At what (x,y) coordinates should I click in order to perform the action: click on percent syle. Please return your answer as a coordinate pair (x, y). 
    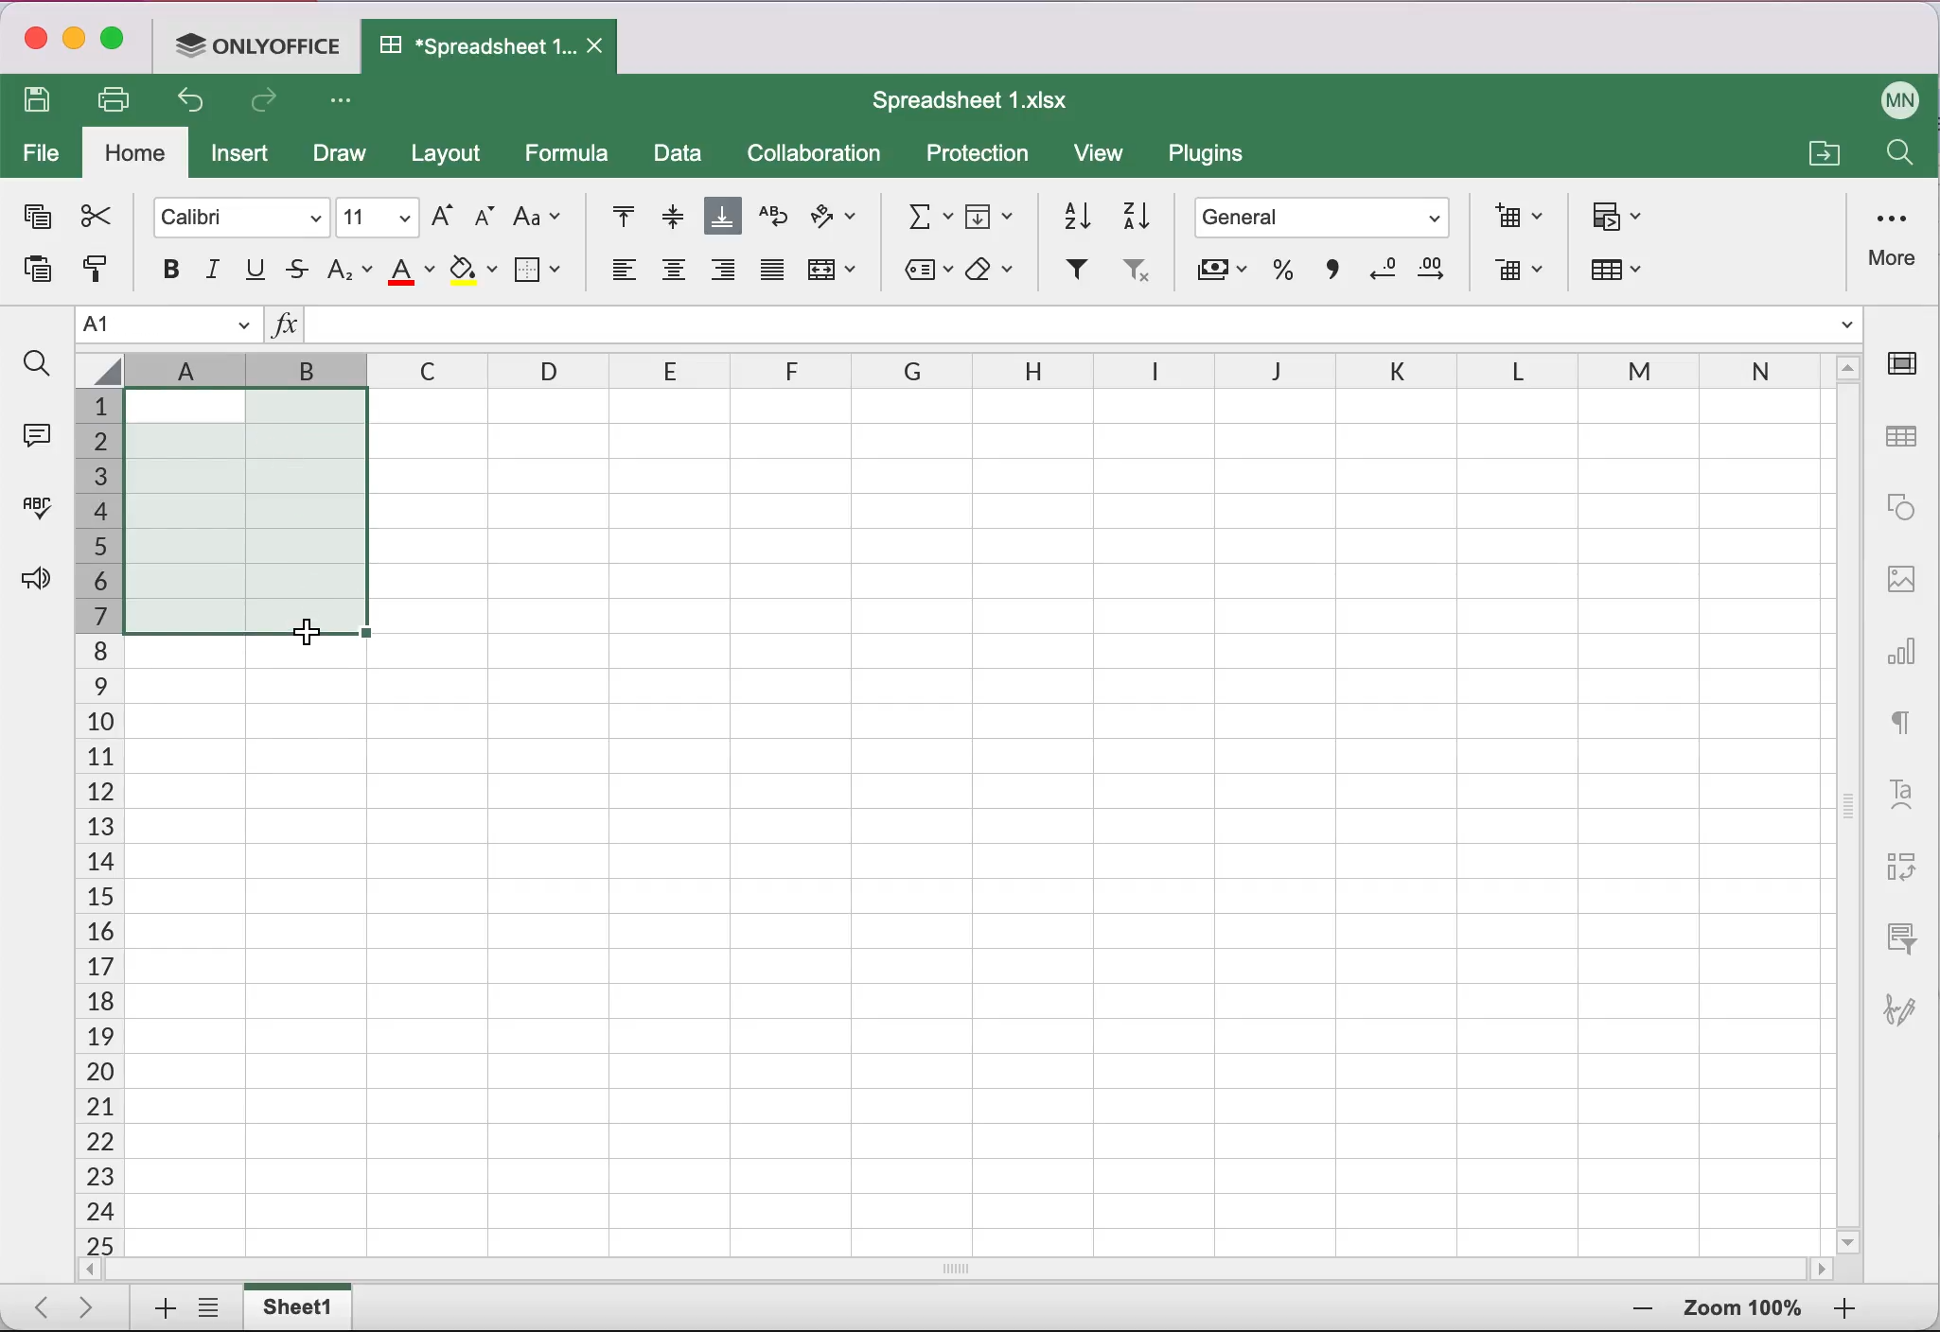
    Looking at the image, I should click on (1279, 274).